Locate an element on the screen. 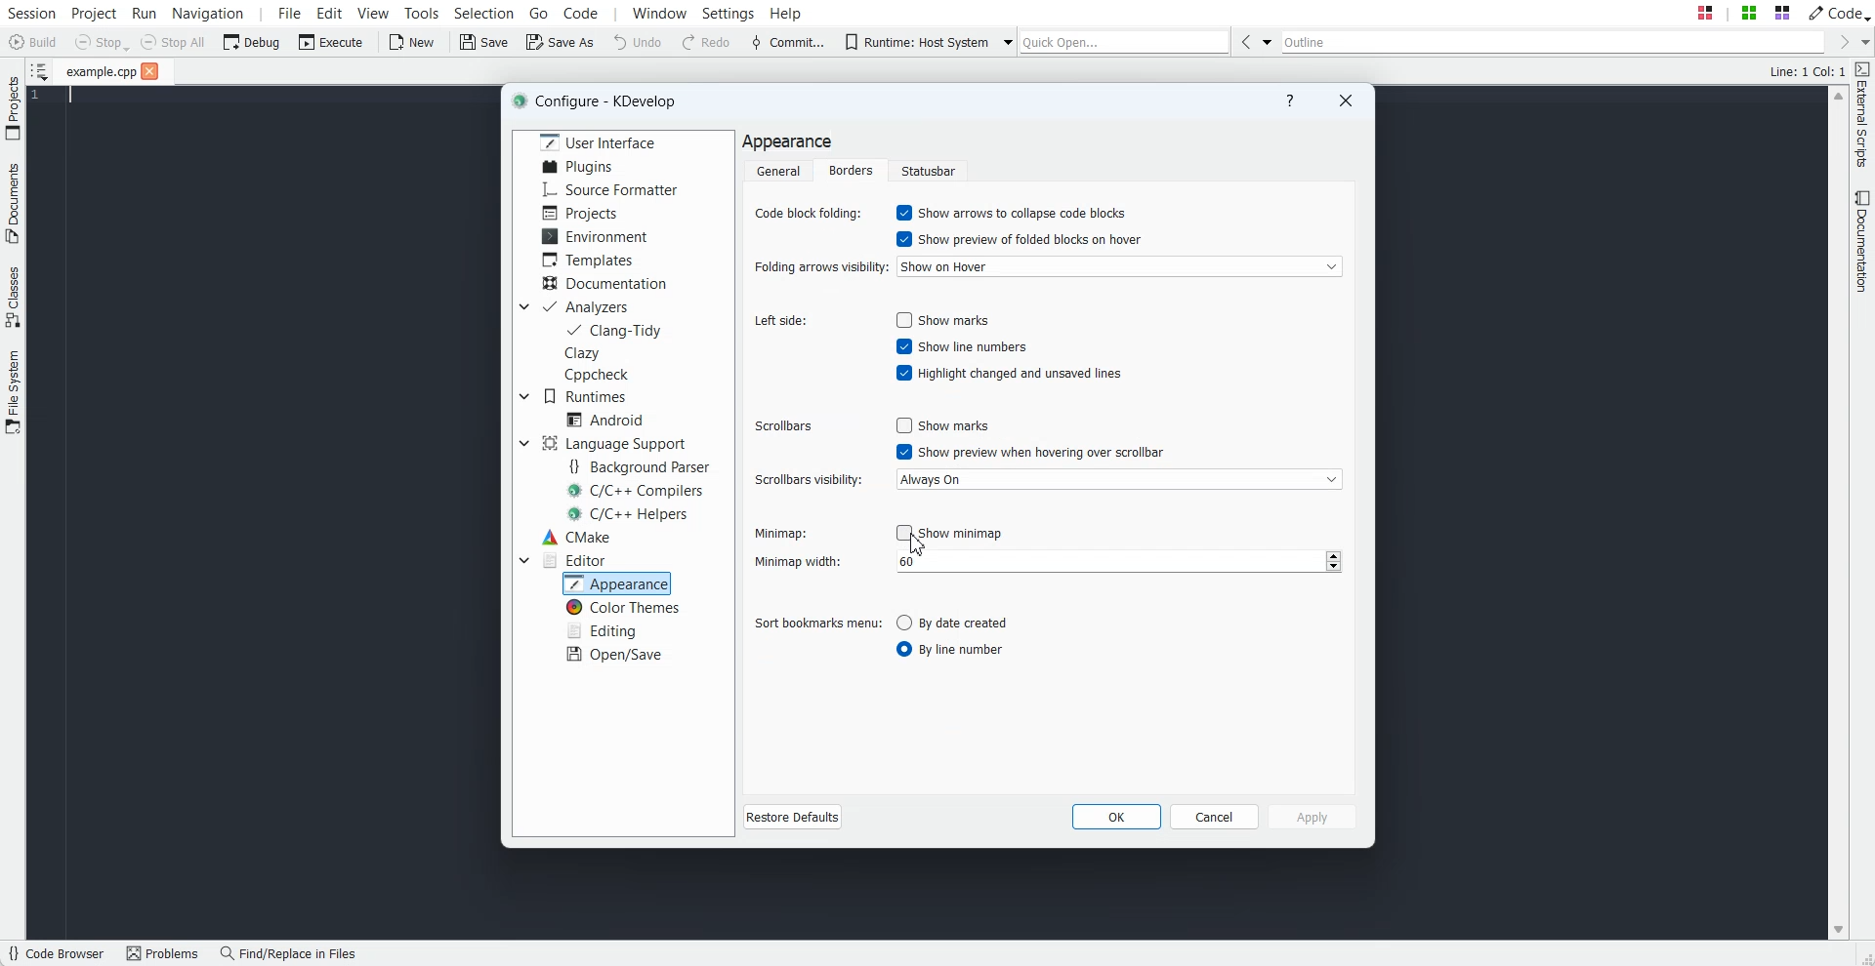 The image size is (1875, 966). Text is located at coordinates (1808, 70).